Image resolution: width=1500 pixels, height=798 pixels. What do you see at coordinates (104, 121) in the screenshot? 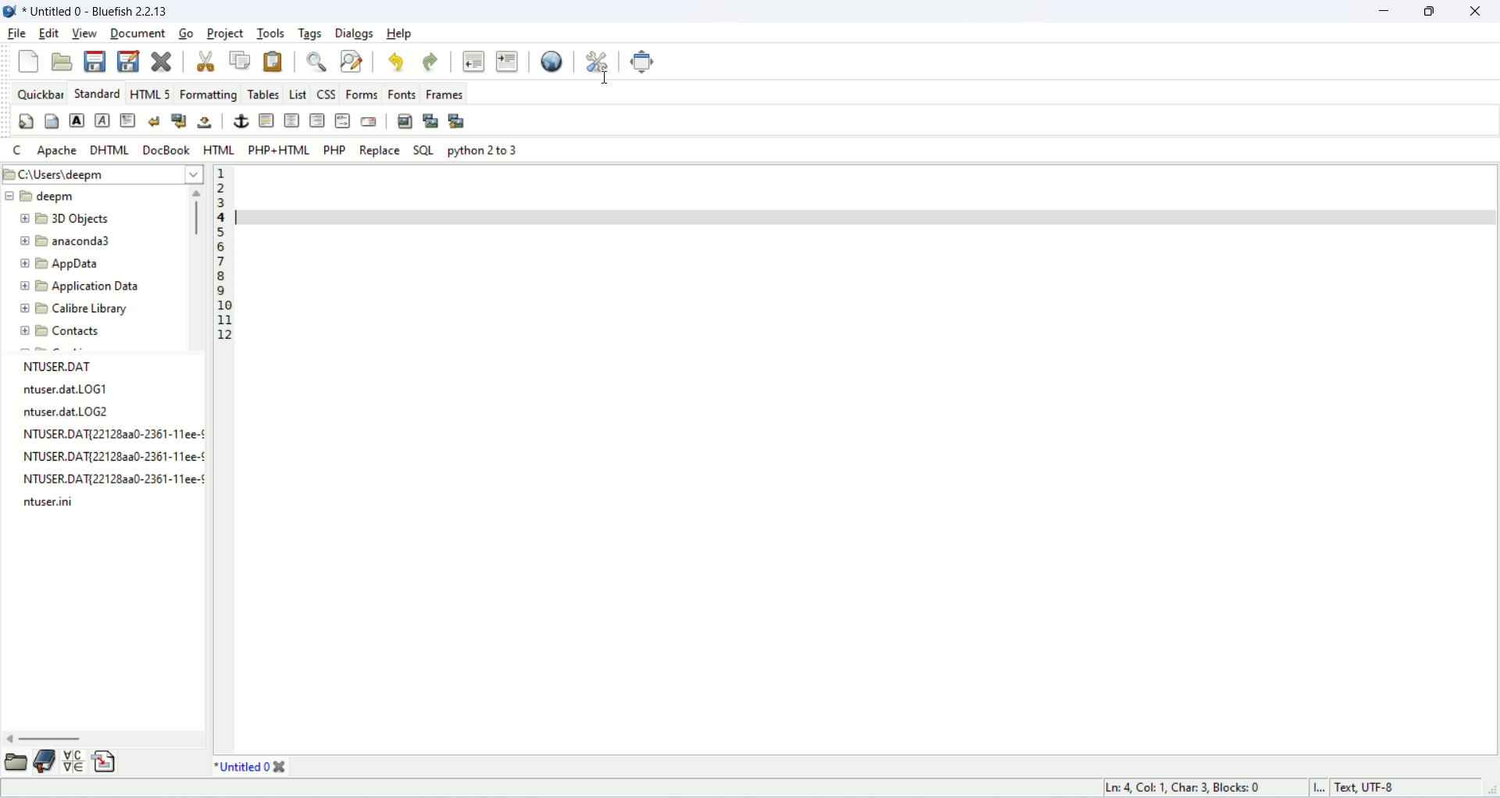
I see `emphasis` at bounding box center [104, 121].